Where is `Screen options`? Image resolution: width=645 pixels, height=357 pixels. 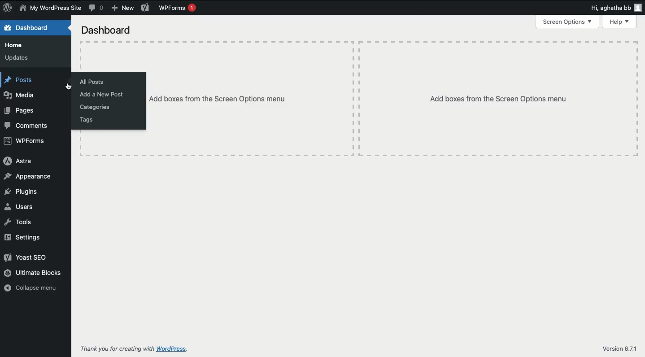
Screen options is located at coordinates (569, 22).